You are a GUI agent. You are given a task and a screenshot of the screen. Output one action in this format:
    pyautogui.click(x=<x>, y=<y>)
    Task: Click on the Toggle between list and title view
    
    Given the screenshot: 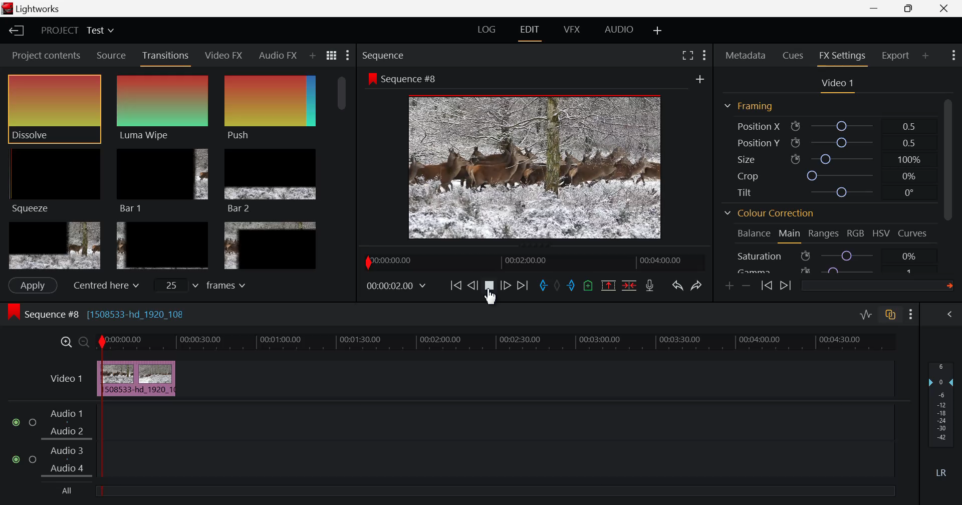 What is the action you would take?
    pyautogui.click(x=333, y=56)
    